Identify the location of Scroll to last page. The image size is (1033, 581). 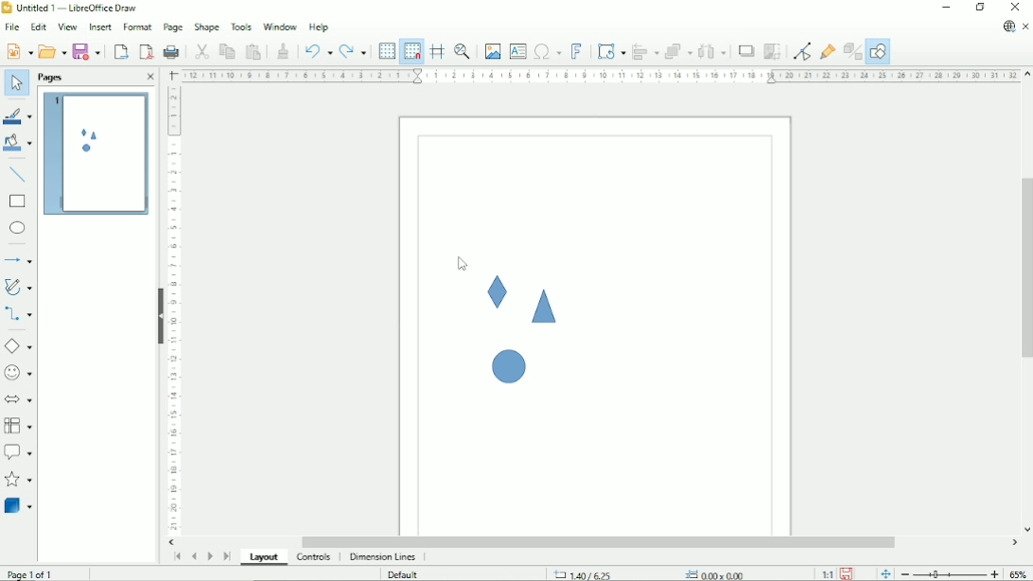
(227, 556).